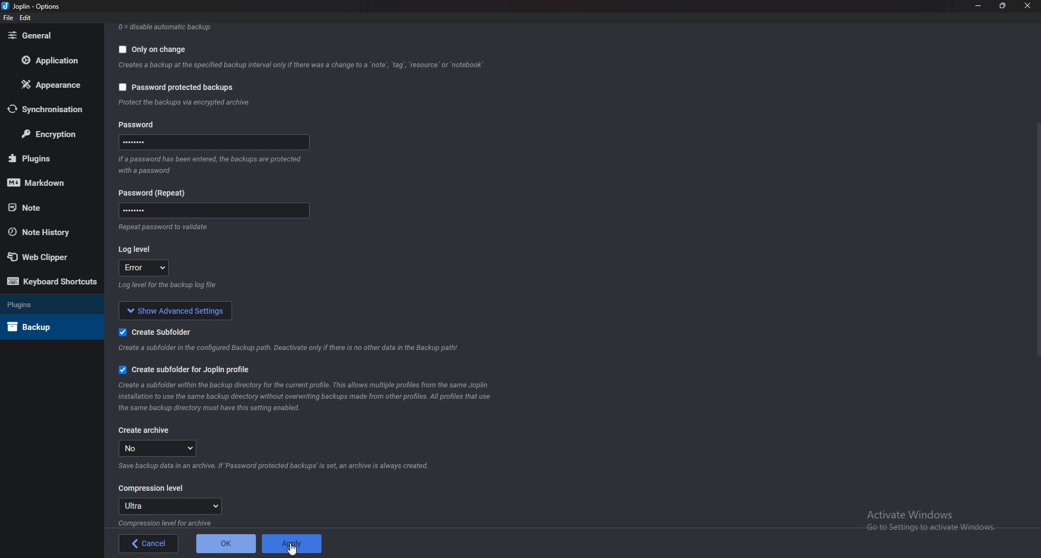 Image resolution: width=1041 pixels, height=558 pixels. What do you see at coordinates (27, 18) in the screenshot?
I see `edit` at bounding box center [27, 18].